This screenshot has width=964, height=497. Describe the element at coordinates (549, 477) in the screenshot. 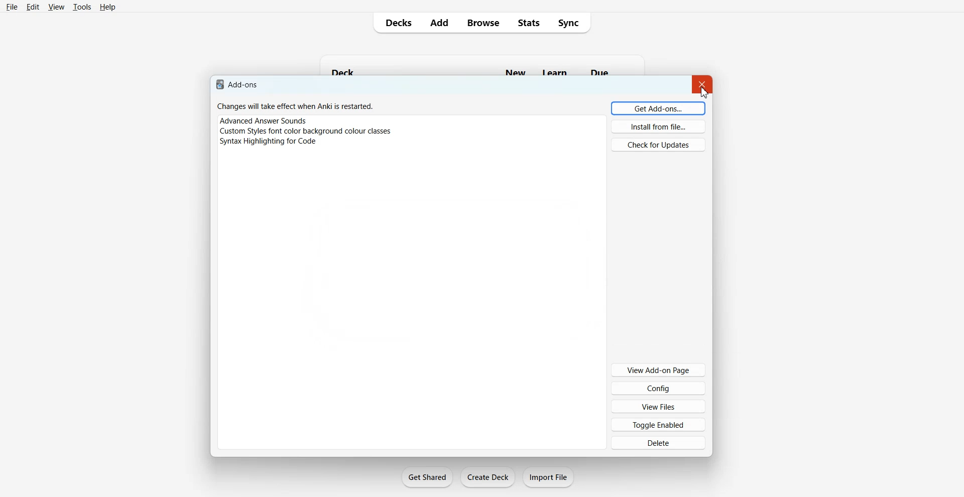

I see `Import File` at that location.